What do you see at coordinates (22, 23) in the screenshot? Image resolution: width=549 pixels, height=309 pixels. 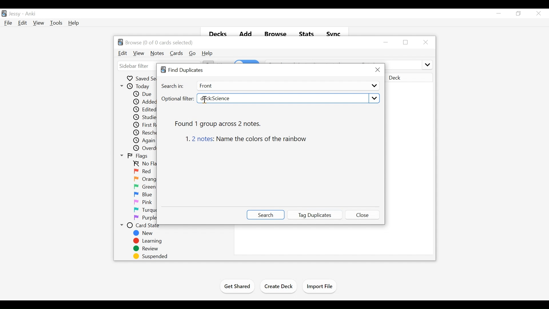 I see `Edit` at bounding box center [22, 23].